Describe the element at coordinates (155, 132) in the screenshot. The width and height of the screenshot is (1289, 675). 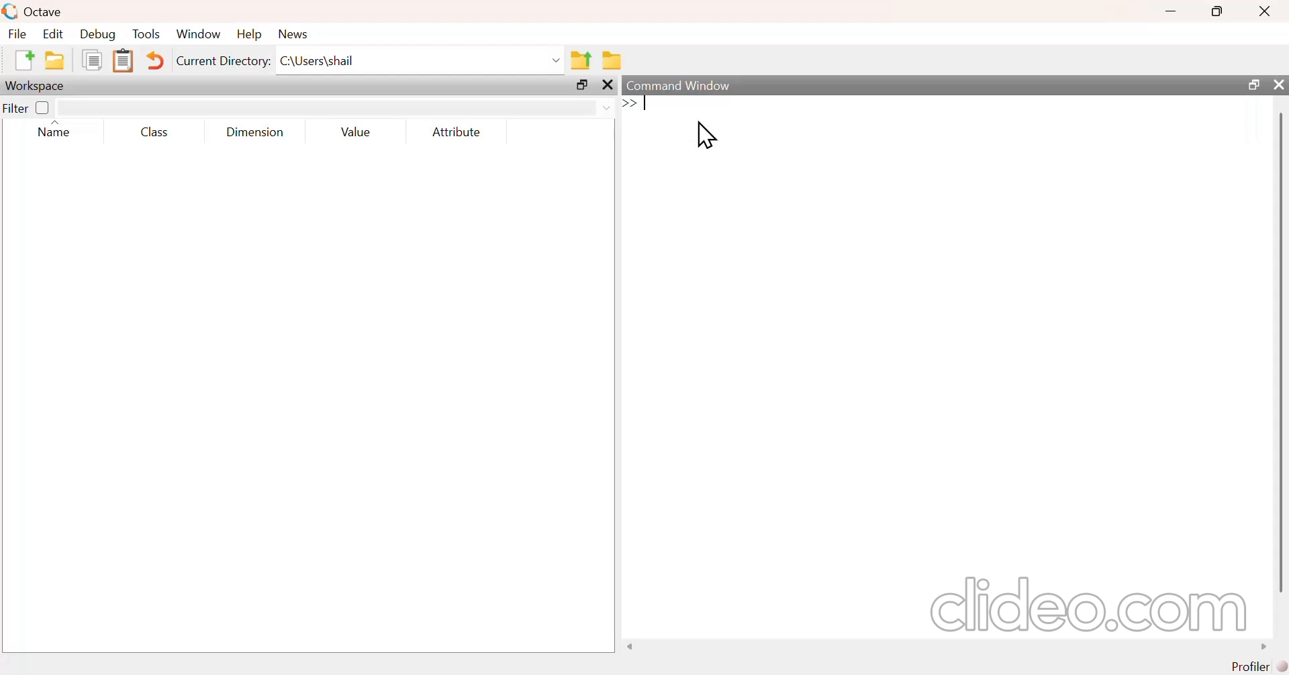
I see `class` at that location.